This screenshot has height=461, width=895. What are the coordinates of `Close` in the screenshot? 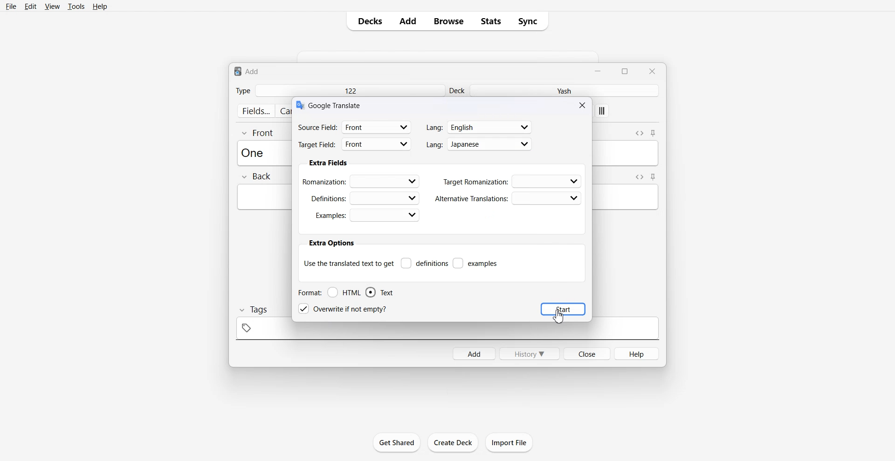 It's located at (586, 353).